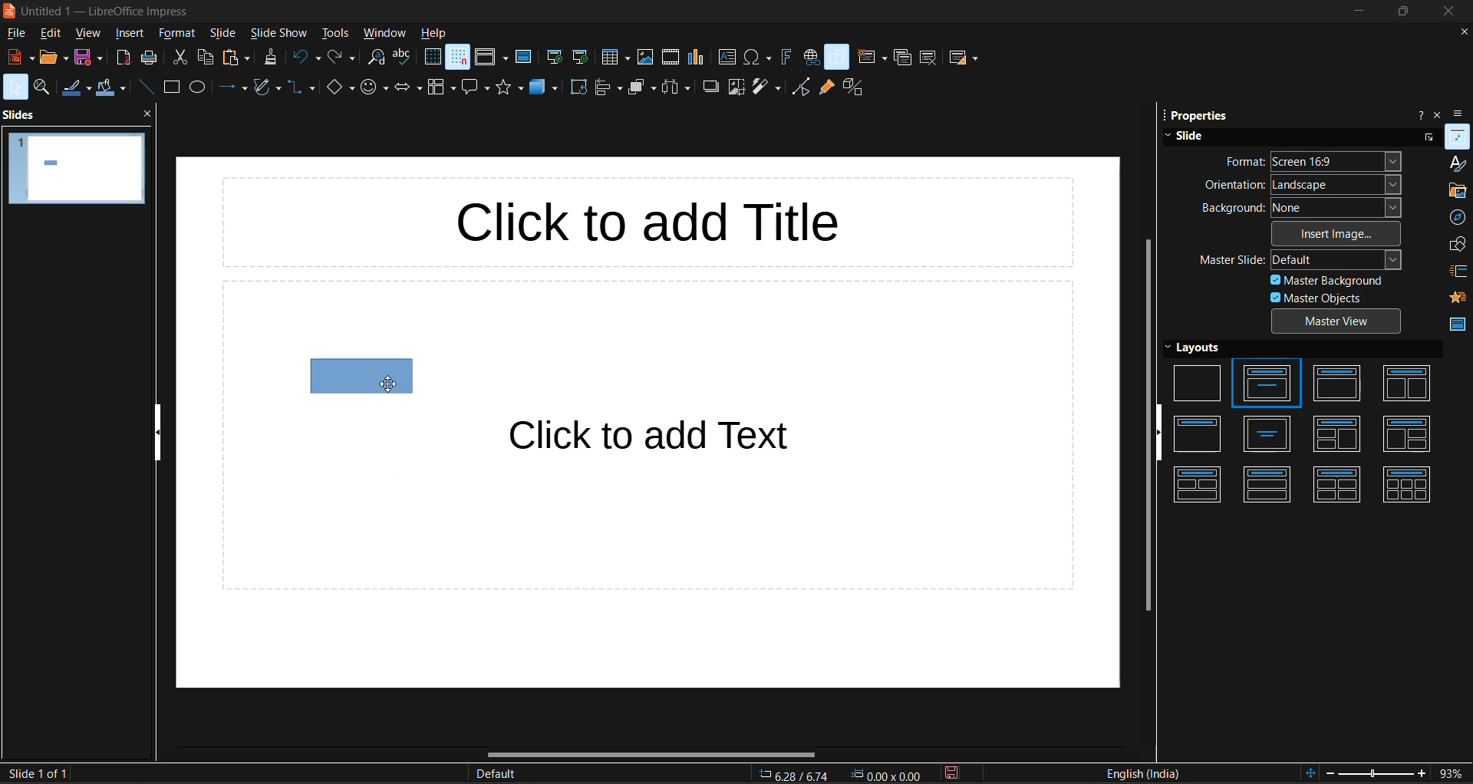 The height and width of the screenshot is (784, 1473). What do you see at coordinates (845, 775) in the screenshot?
I see `6.28/6.74 0.00x0.00` at bounding box center [845, 775].